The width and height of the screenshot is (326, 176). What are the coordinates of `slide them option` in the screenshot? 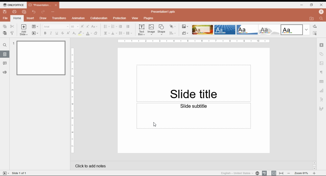 It's located at (248, 30).